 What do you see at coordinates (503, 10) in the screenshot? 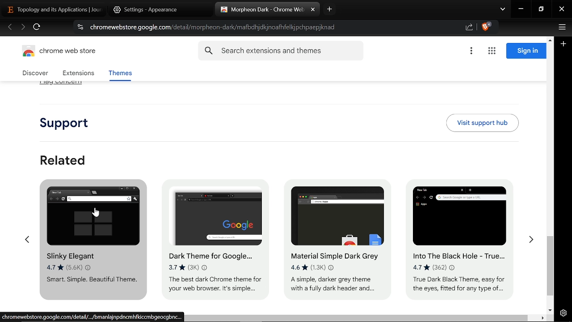
I see `Search tabs` at bounding box center [503, 10].